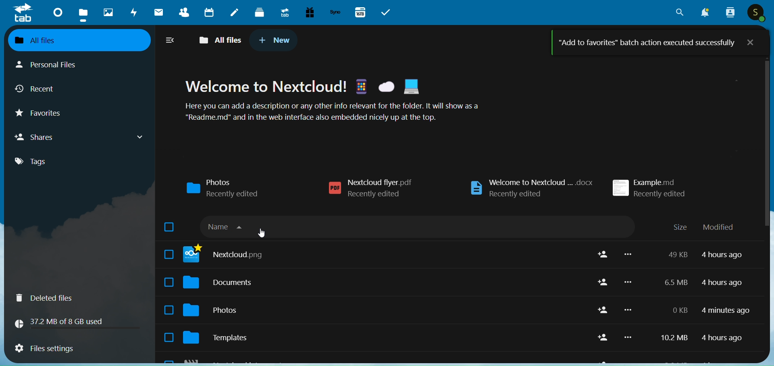 This screenshot has width=774, height=366. What do you see at coordinates (676, 13) in the screenshot?
I see `search` at bounding box center [676, 13].